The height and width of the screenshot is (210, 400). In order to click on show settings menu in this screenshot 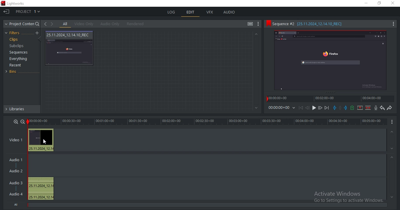, I will do `click(259, 24)`.